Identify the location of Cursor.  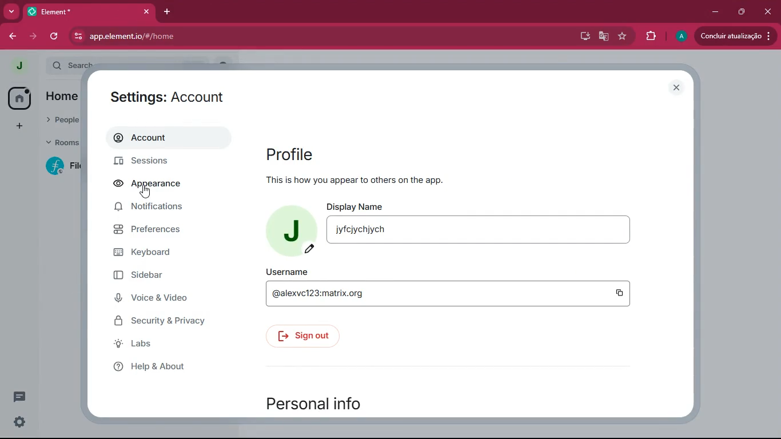
(146, 193).